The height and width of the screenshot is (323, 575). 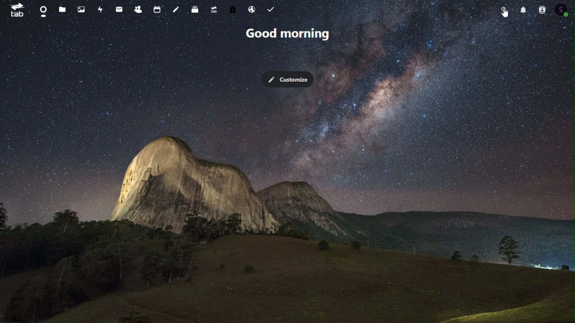 I want to click on Good morning, so click(x=287, y=33).